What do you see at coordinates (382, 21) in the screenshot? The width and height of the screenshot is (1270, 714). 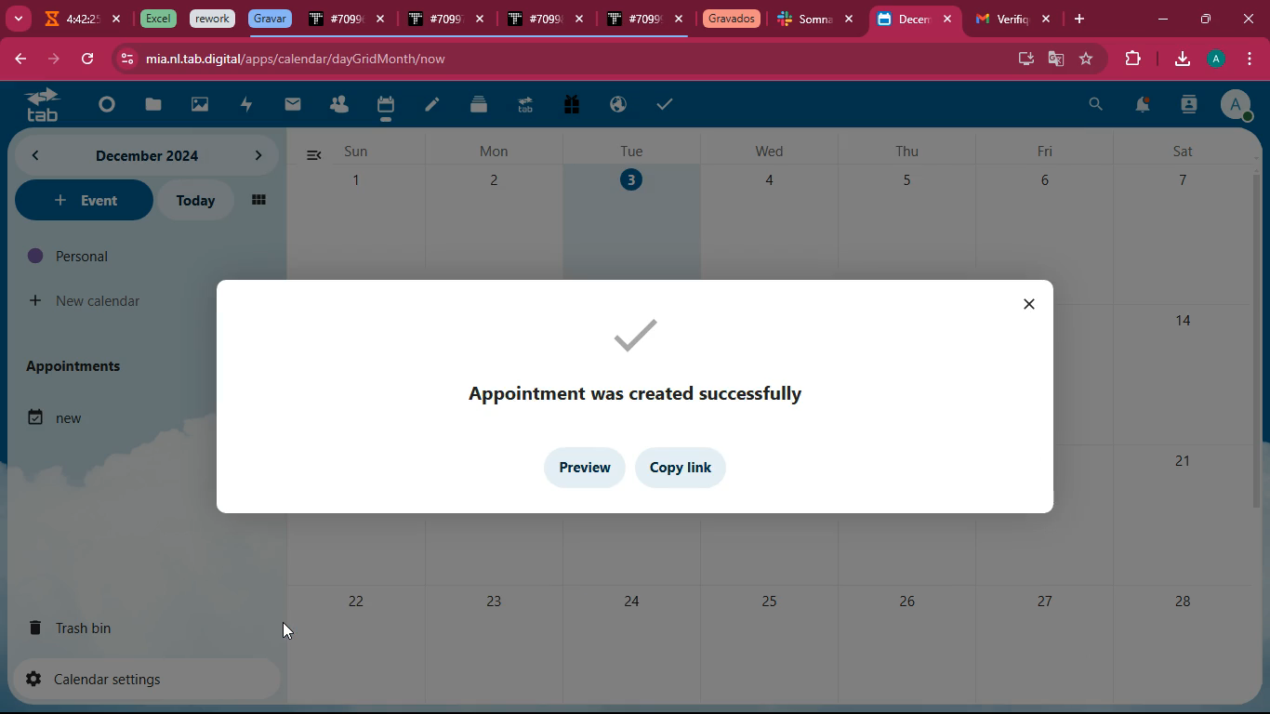 I see `close` at bounding box center [382, 21].